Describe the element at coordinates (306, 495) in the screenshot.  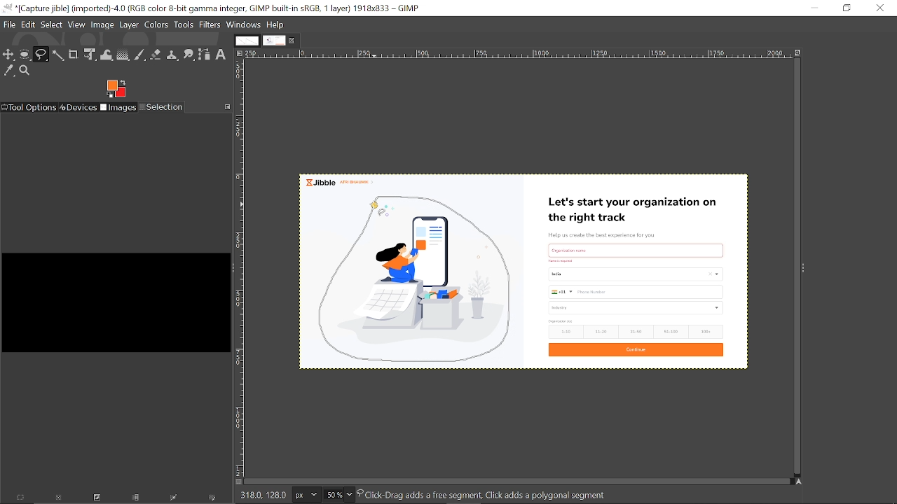
I see `Current image units` at that location.